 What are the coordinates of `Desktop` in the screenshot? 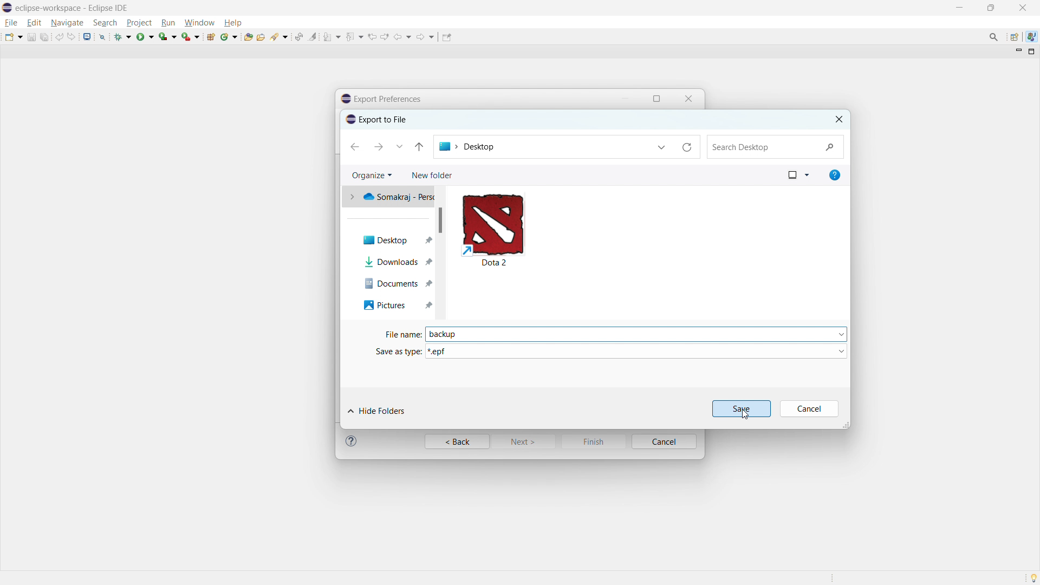 It's located at (392, 234).